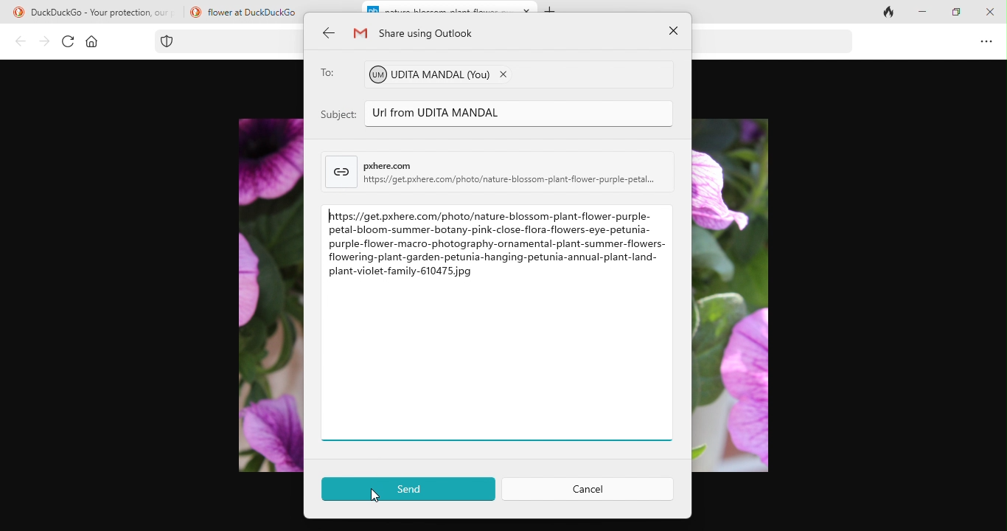  I want to click on cursor movement, so click(379, 496).